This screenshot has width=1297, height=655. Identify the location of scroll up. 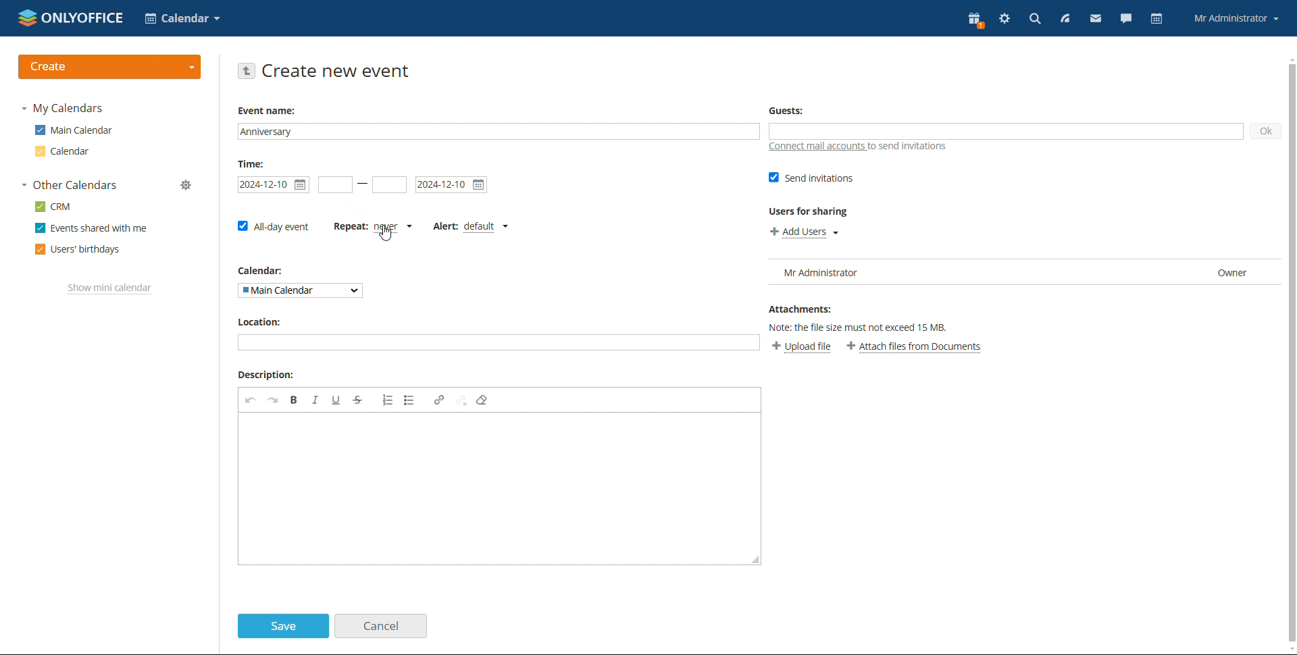
(1289, 58).